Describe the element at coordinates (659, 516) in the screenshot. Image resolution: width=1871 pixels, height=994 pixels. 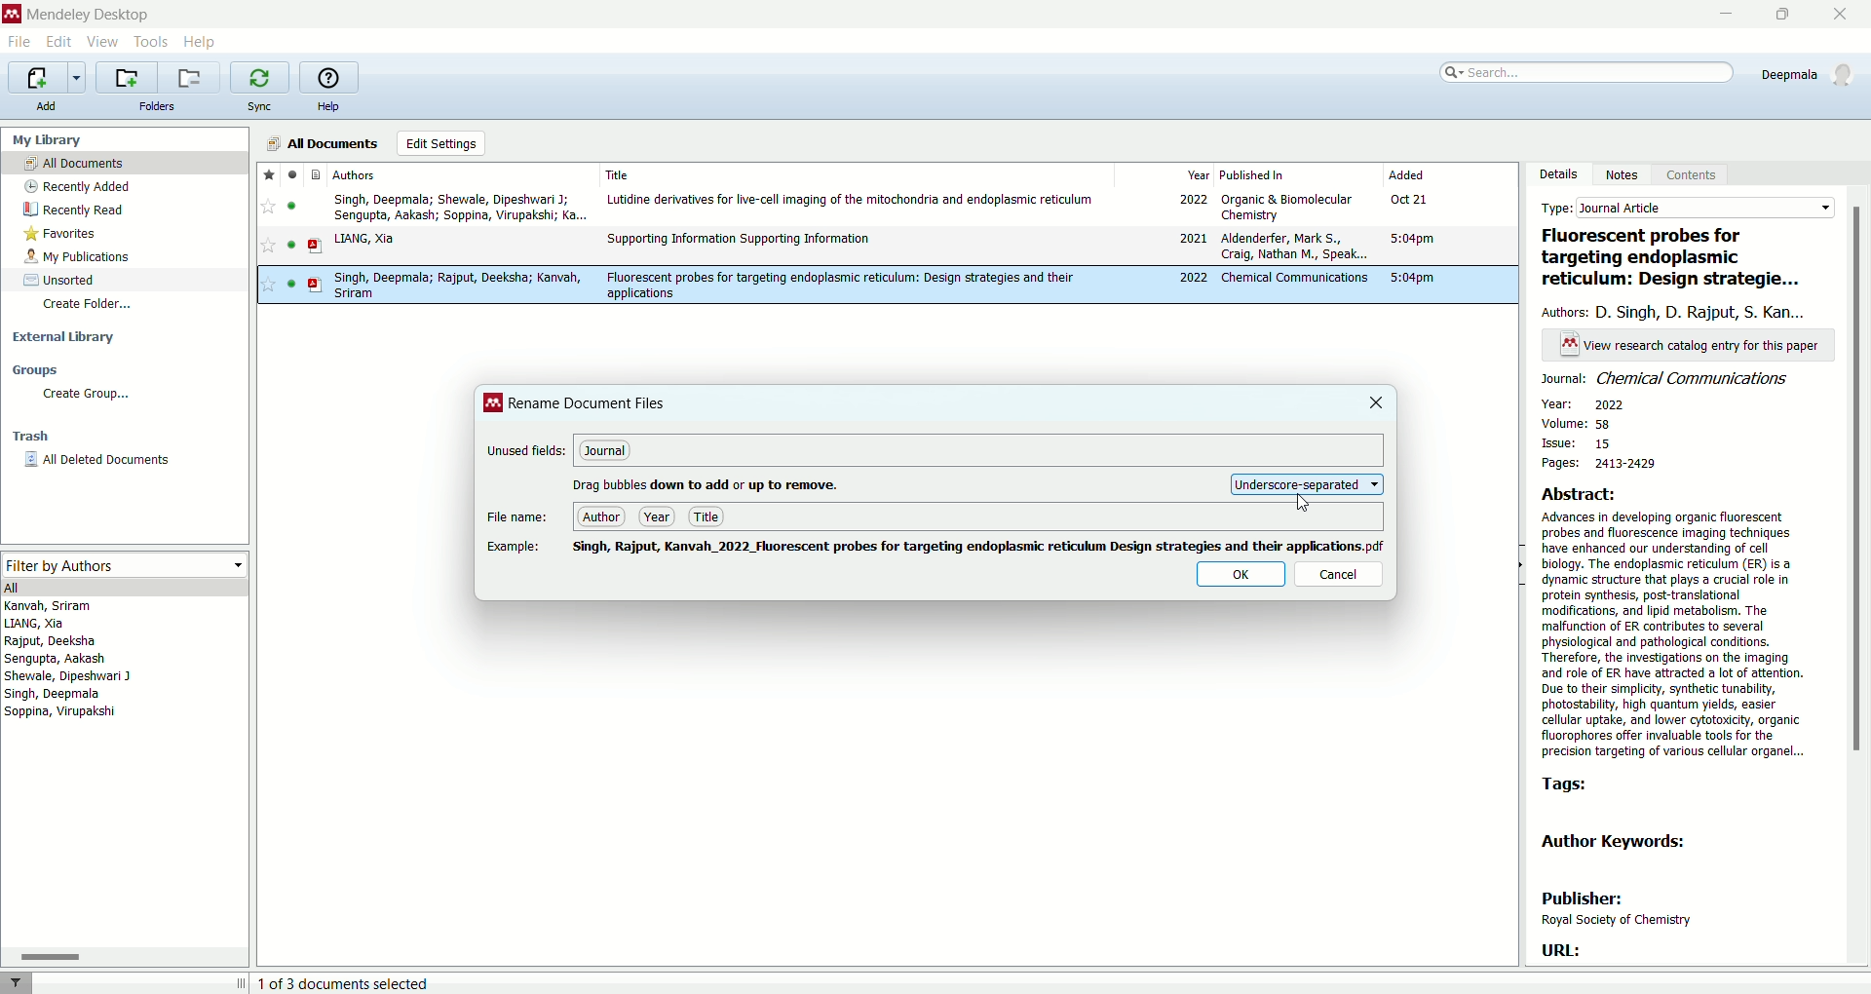
I see `year` at that location.